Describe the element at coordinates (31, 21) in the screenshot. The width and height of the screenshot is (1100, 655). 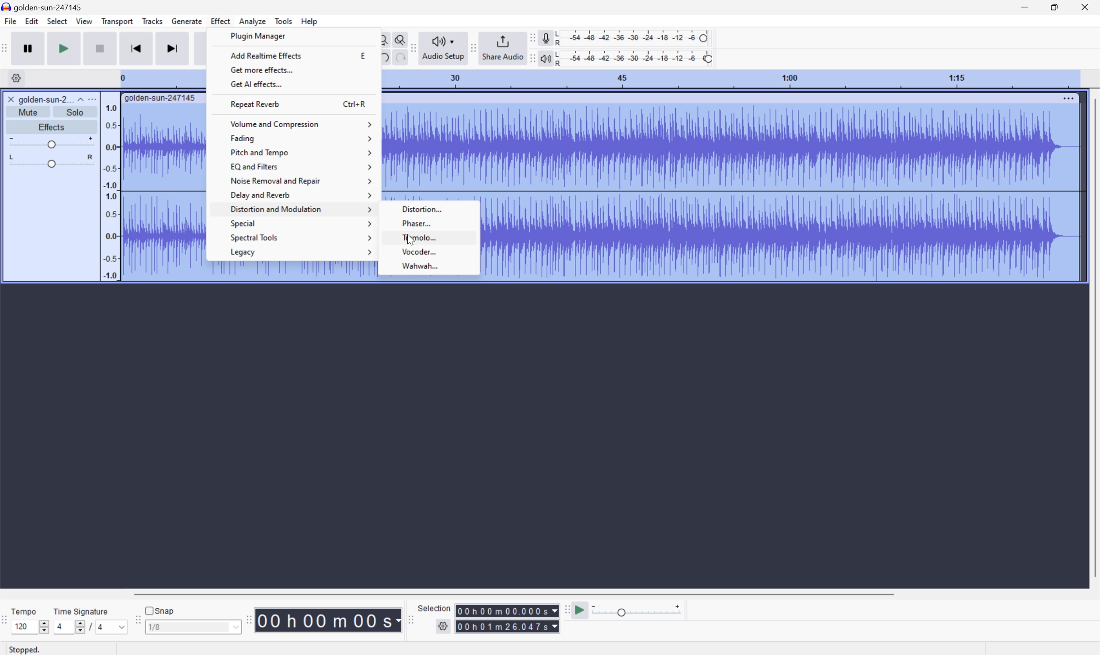
I see `Edit` at that location.